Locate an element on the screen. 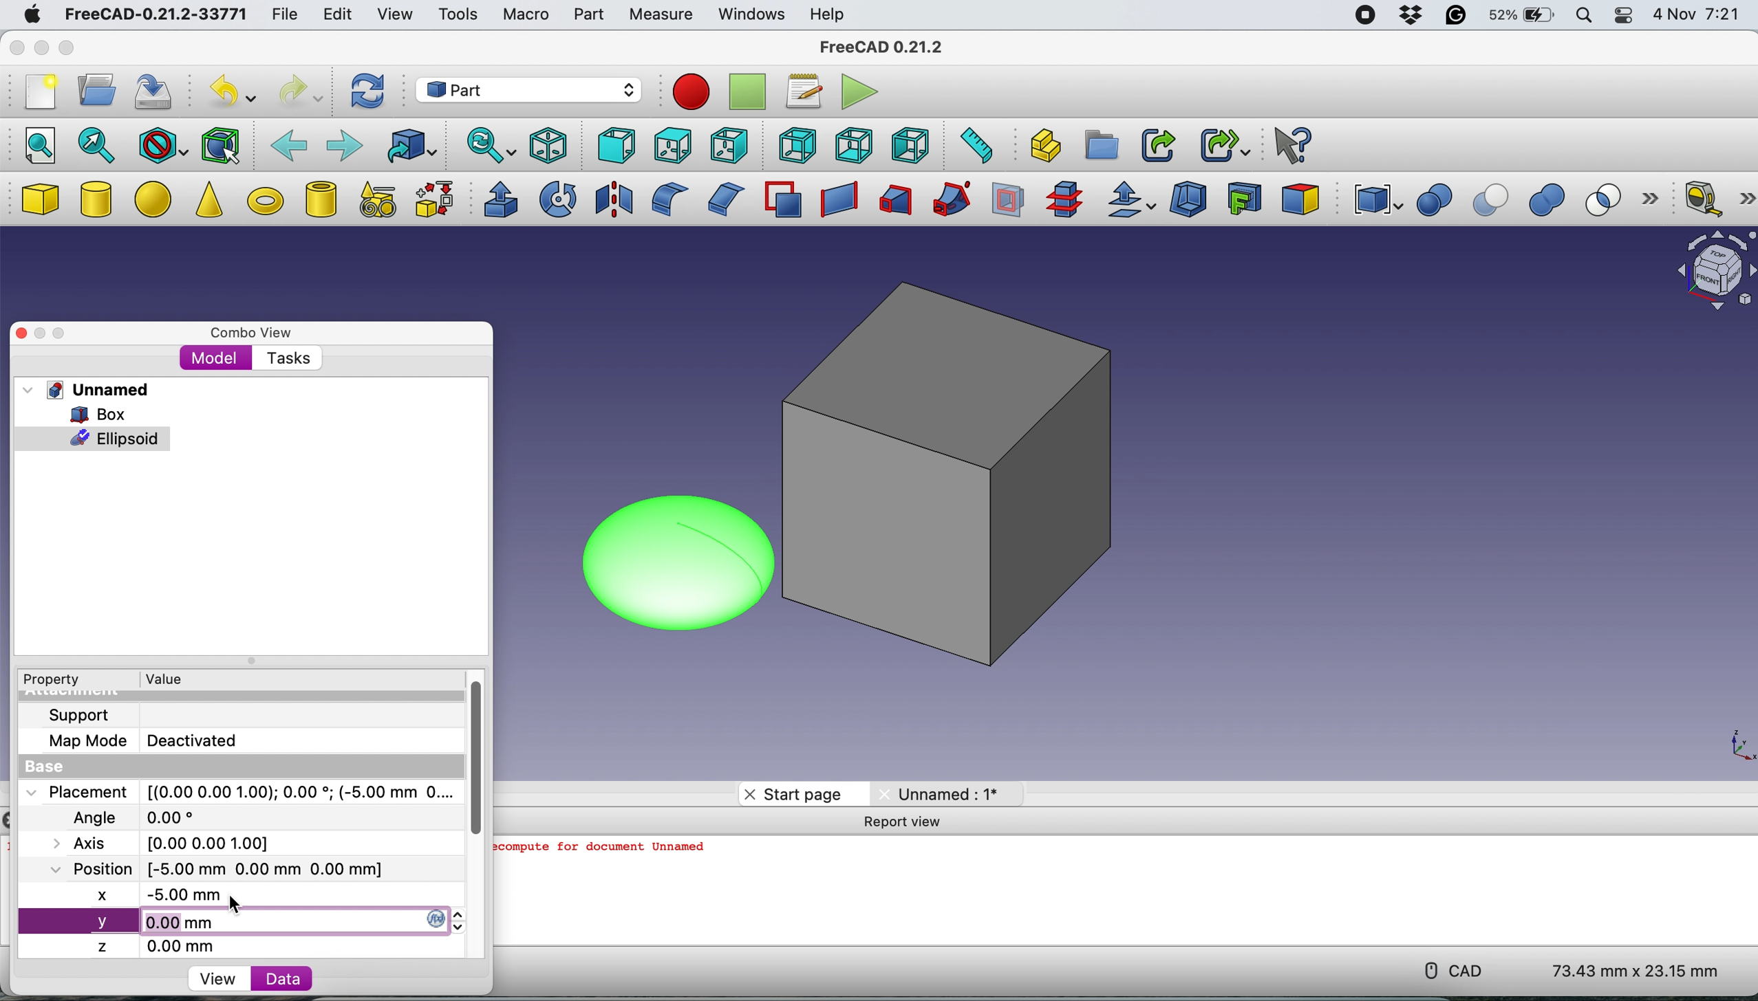 This screenshot has width=1758, height=1001. box is located at coordinates (94, 413).